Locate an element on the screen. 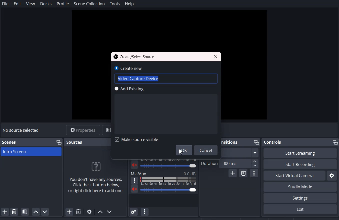 The height and width of the screenshot is (220, 339). More is located at coordinates (133, 181).